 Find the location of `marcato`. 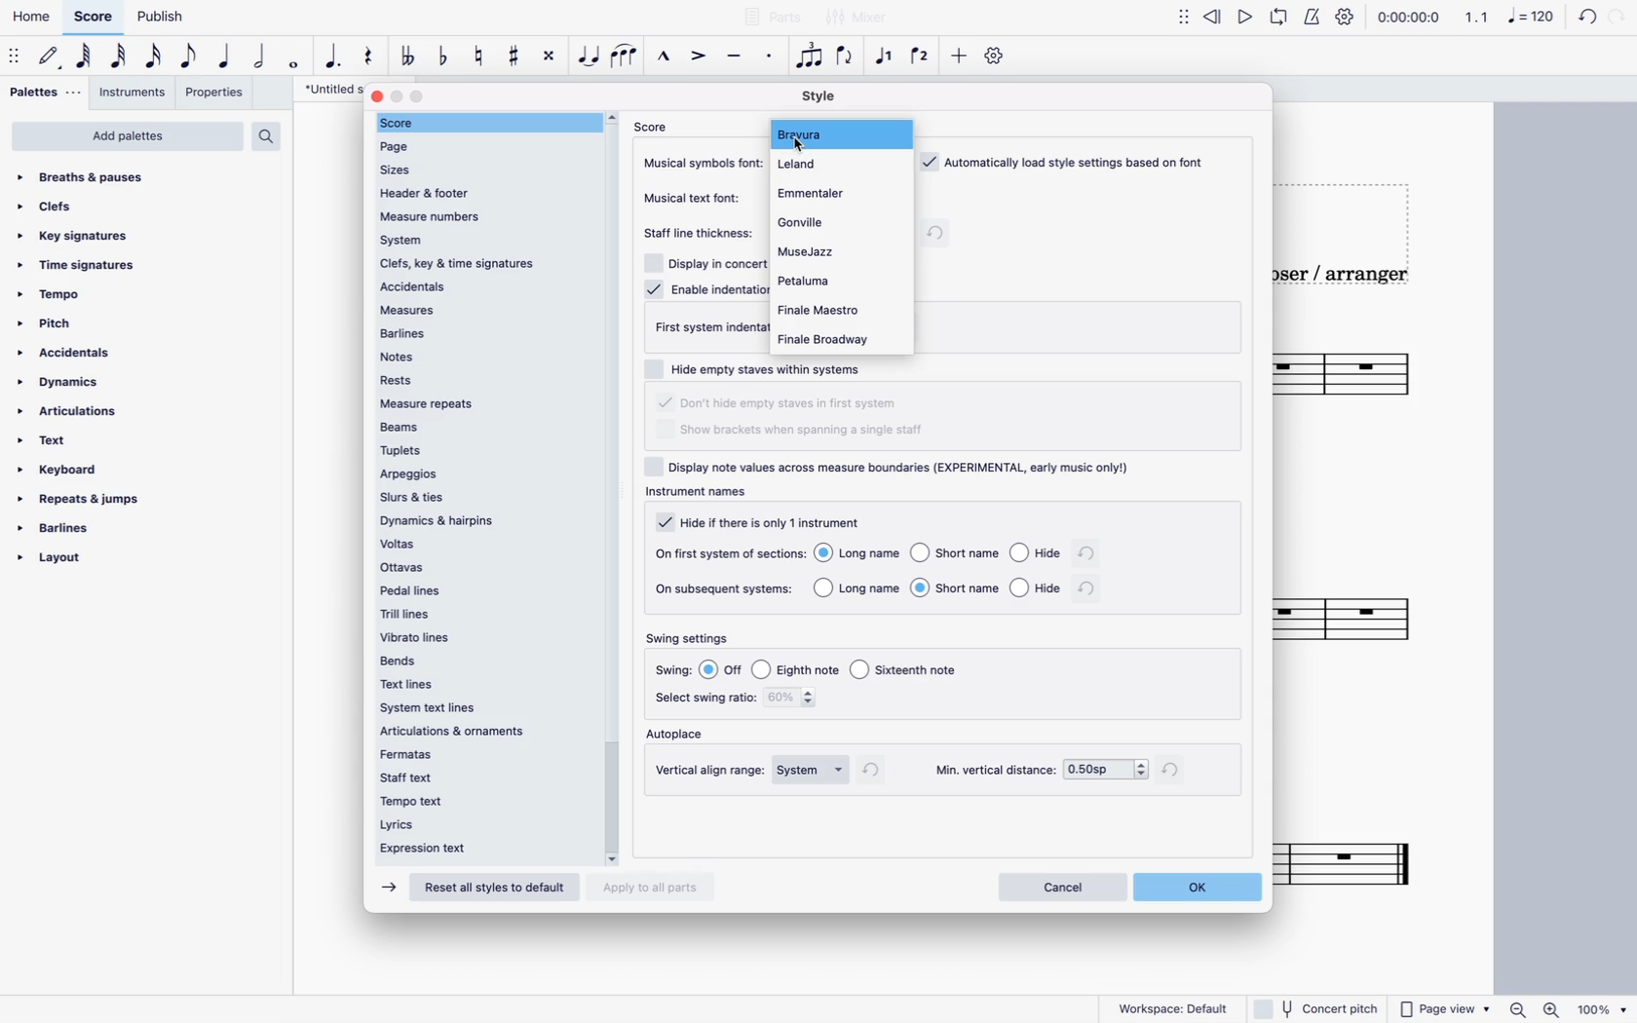

marcato is located at coordinates (664, 58).